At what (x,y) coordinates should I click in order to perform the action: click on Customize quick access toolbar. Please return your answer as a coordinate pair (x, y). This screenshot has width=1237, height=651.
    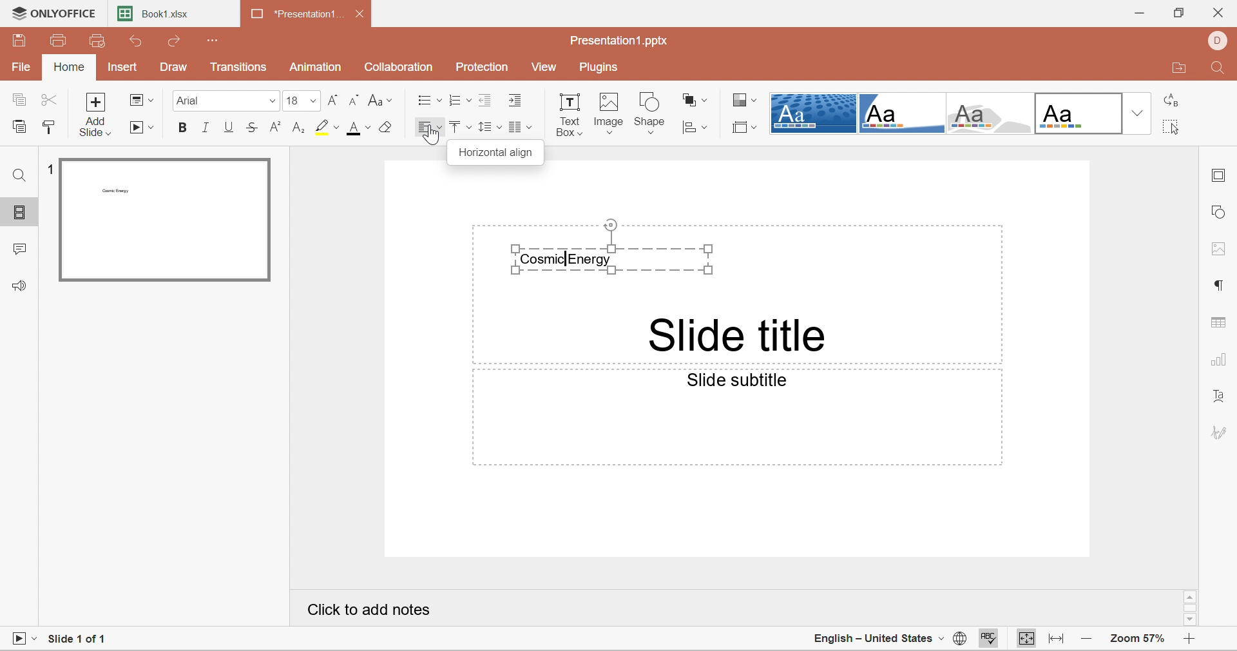
    Looking at the image, I should click on (215, 41).